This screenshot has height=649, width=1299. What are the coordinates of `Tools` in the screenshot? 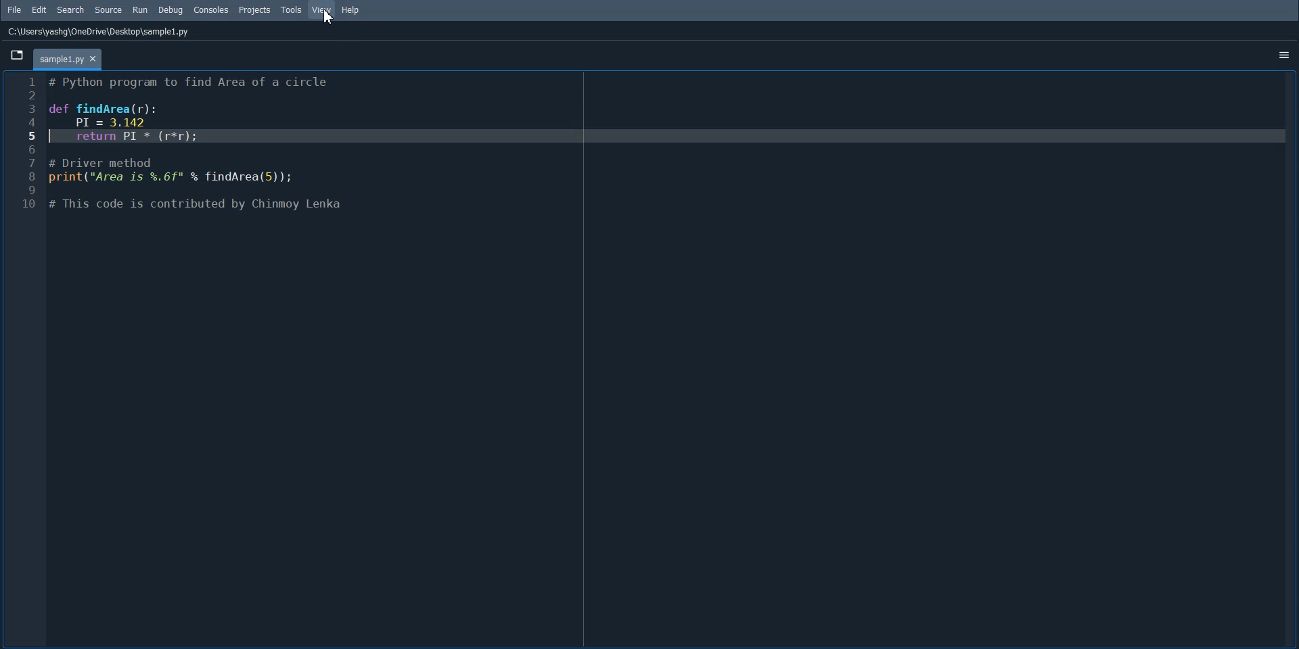 It's located at (292, 10).